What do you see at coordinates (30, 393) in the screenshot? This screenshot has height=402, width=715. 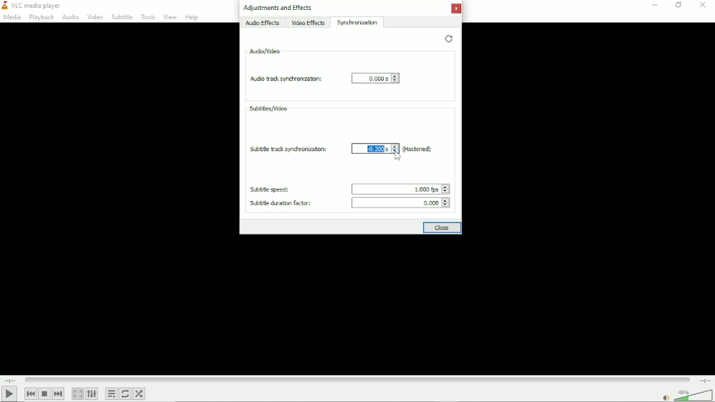 I see `Previous` at bounding box center [30, 393].